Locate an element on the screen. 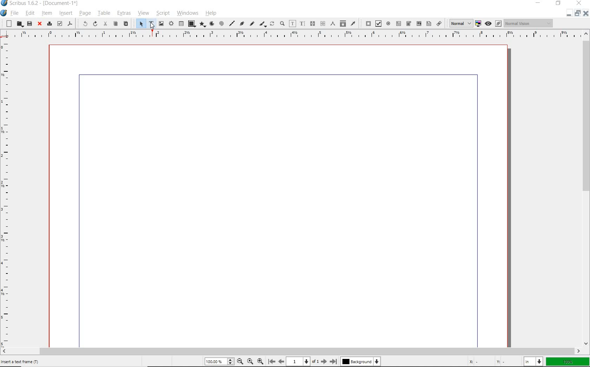 The height and width of the screenshot is (367, 590). polygon is located at coordinates (203, 25).